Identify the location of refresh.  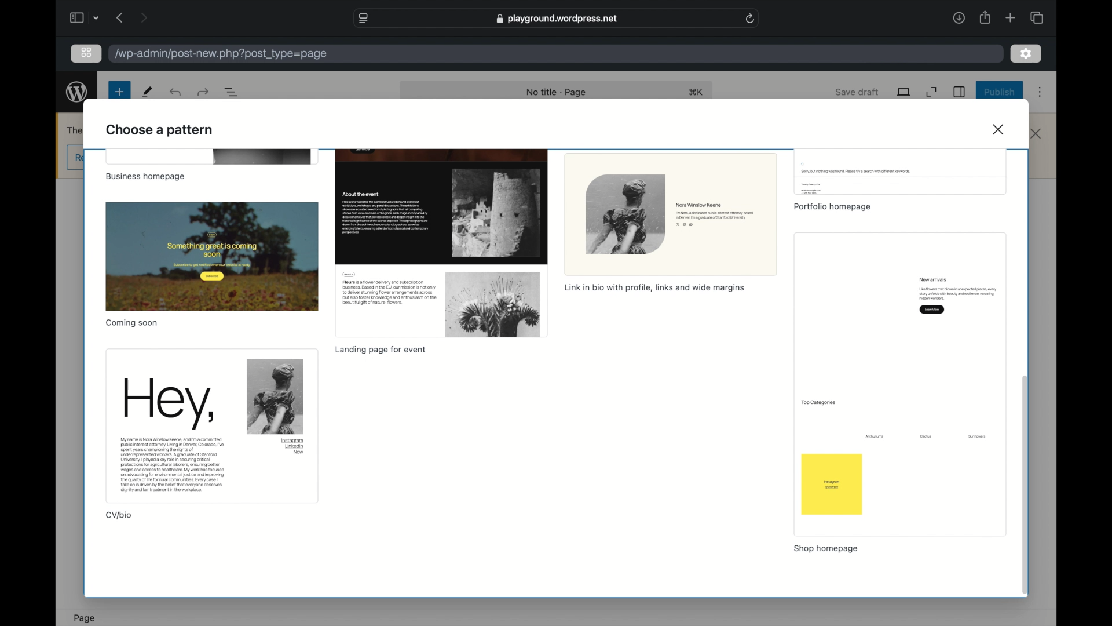
(751, 19).